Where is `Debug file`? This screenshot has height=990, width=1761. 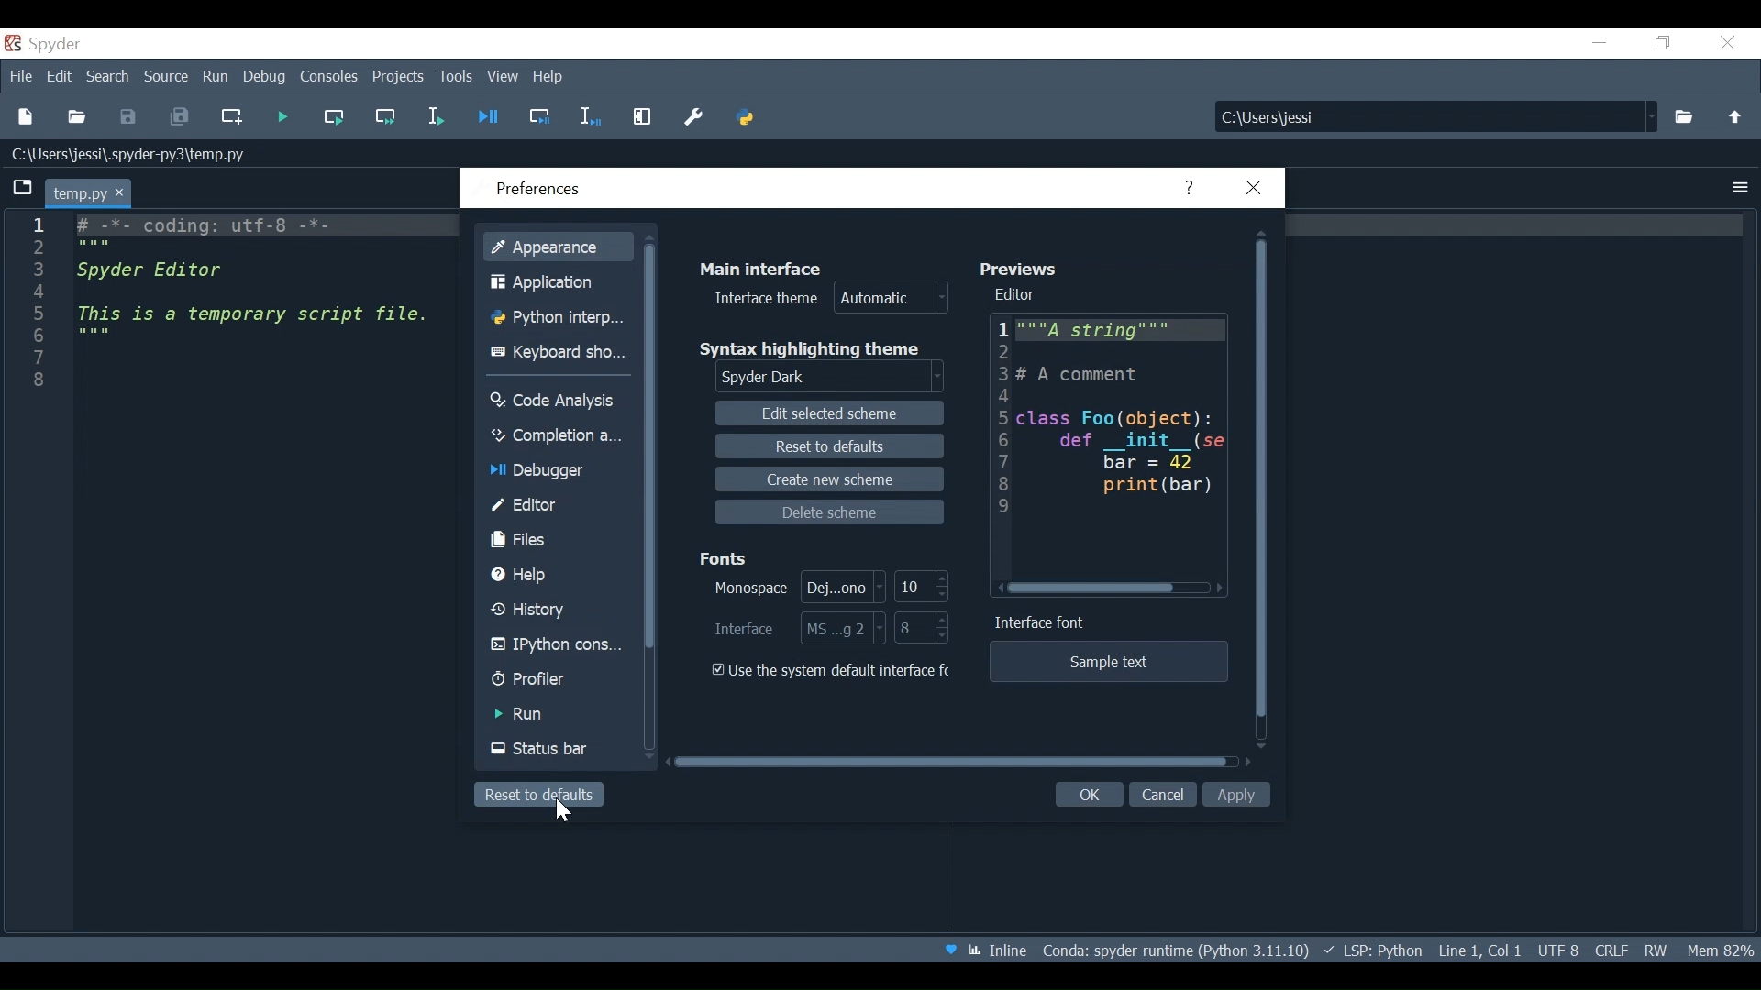 Debug file is located at coordinates (488, 118).